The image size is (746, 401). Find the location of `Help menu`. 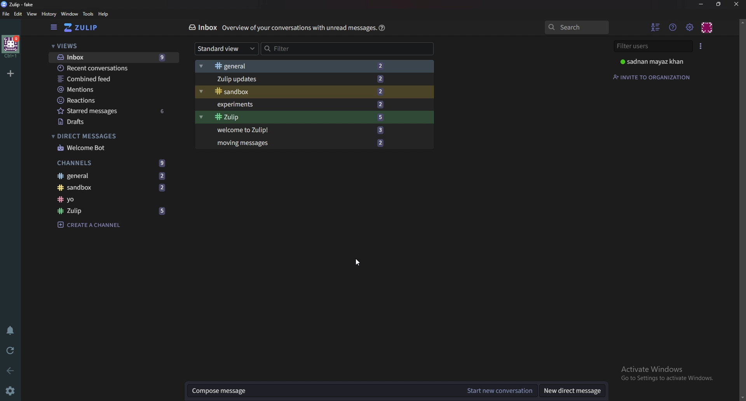

Help menu is located at coordinates (673, 27).